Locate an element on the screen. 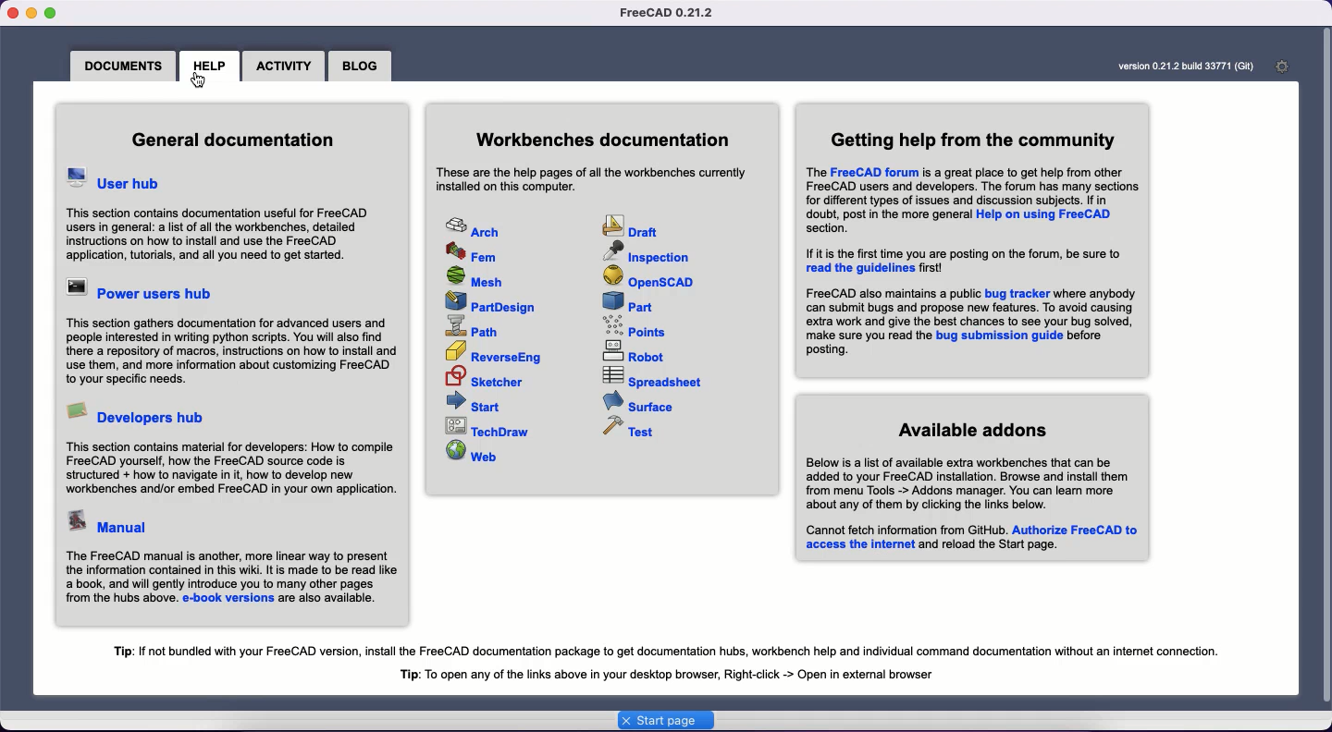  Blog is located at coordinates (360, 65).